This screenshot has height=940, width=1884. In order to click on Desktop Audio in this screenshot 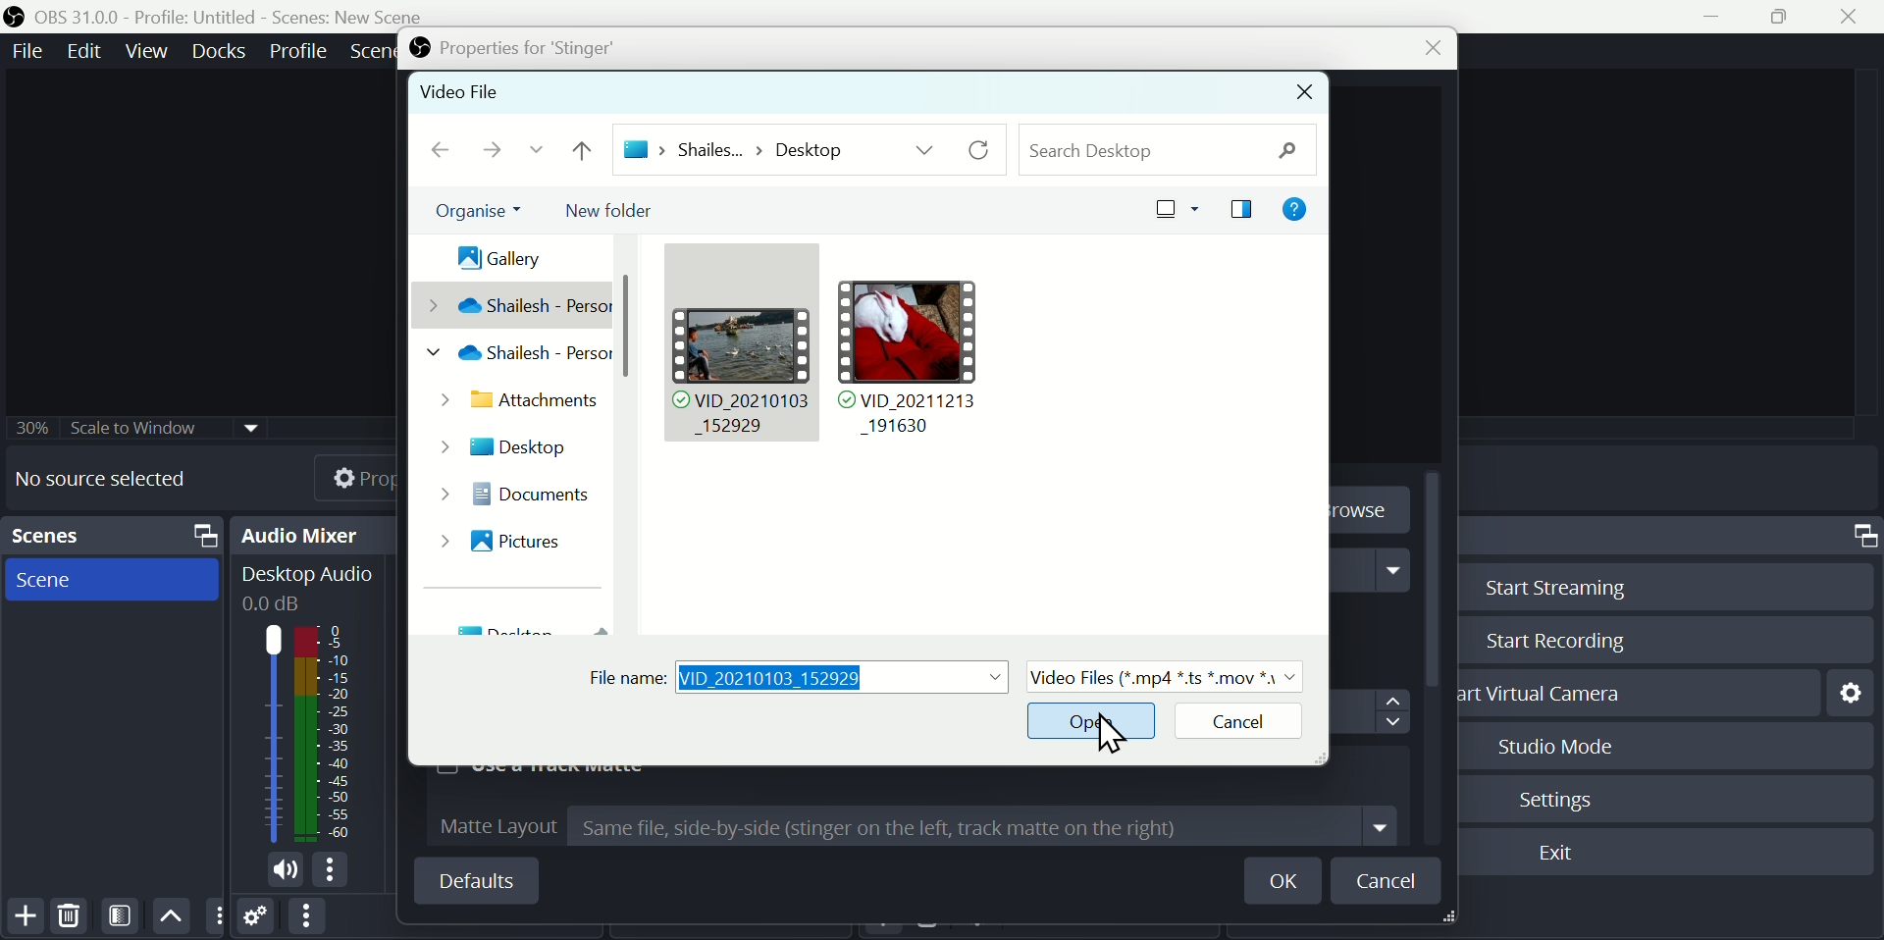, I will do `click(305, 587)`.